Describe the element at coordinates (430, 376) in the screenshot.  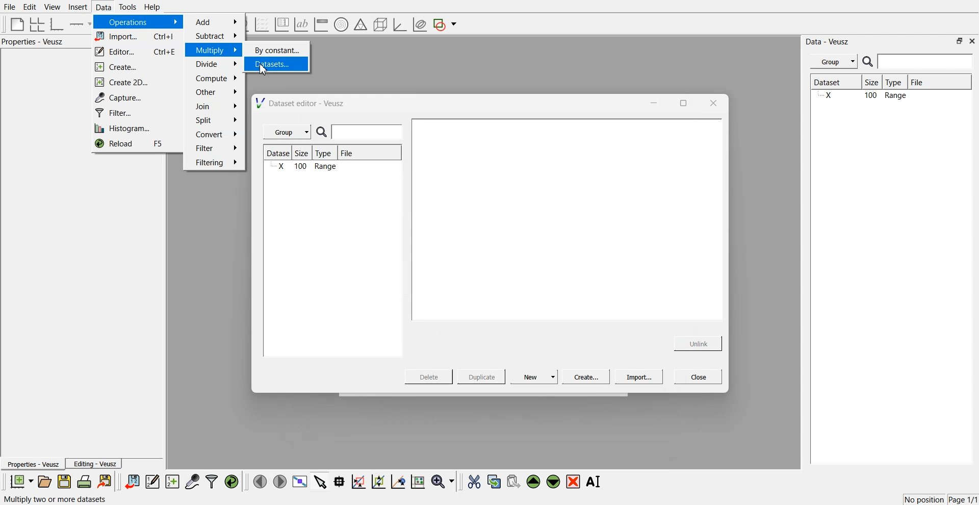
I see `Delete` at that location.